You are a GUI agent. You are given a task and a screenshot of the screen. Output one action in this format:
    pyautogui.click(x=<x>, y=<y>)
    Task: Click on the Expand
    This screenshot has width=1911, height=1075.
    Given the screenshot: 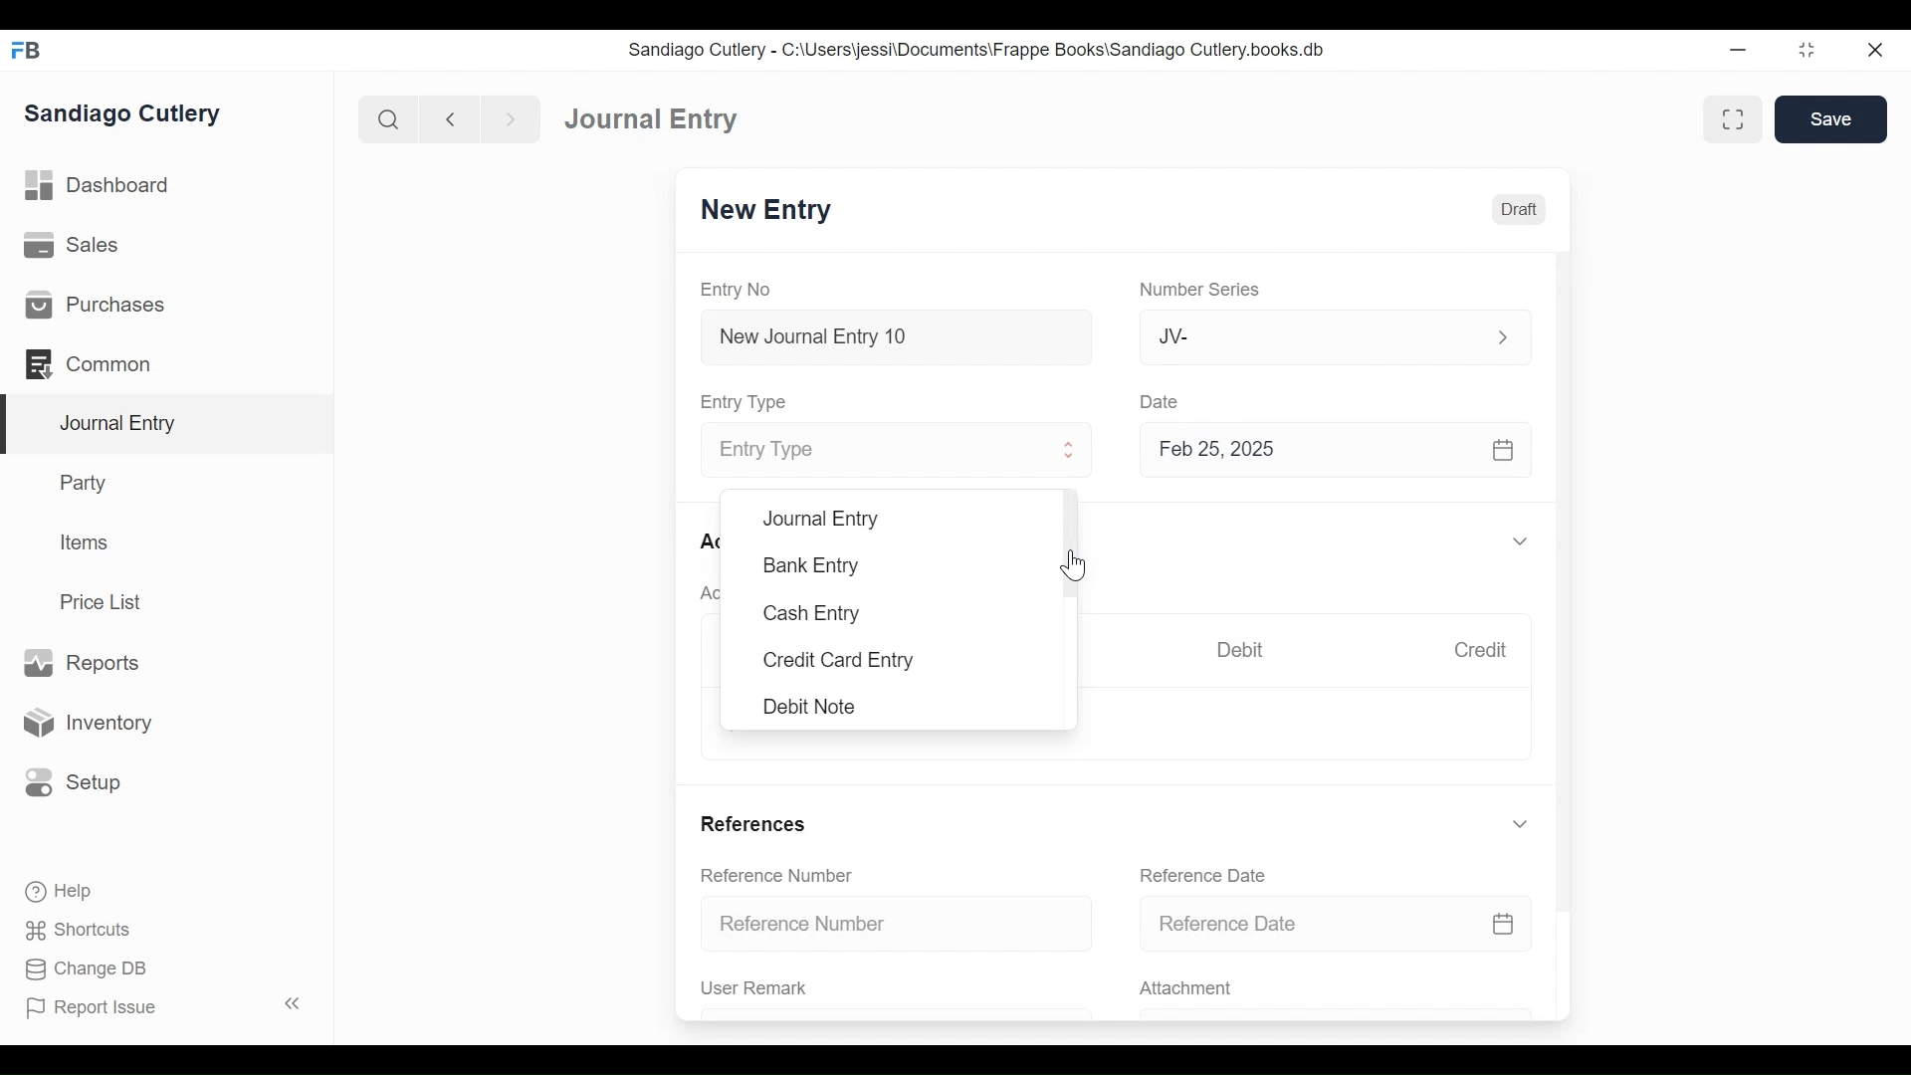 What is the action you would take?
    pyautogui.click(x=1071, y=453)
    